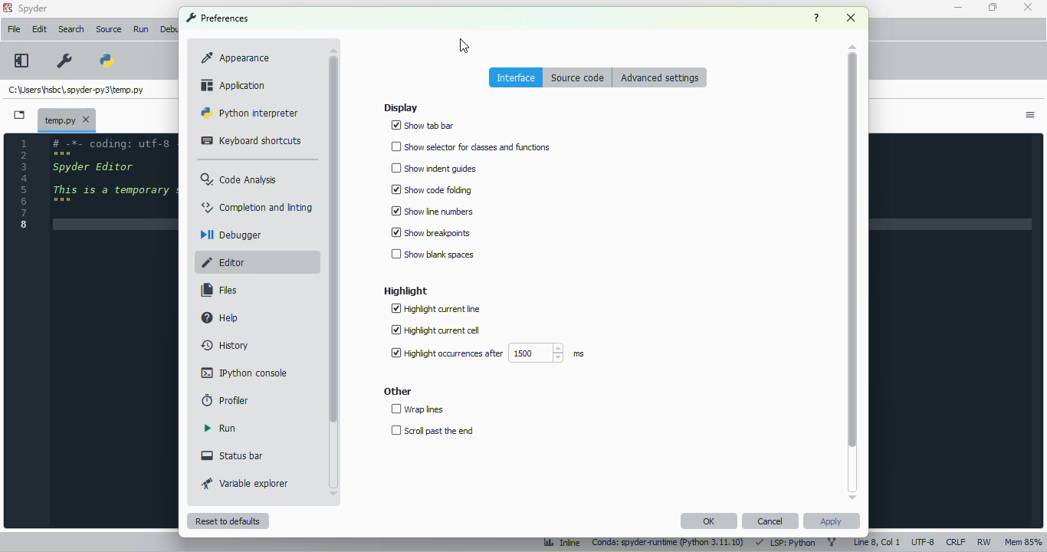  Describe the element at coordinates (248, 112) in the screenshot. I see `python interpreter` at that location.